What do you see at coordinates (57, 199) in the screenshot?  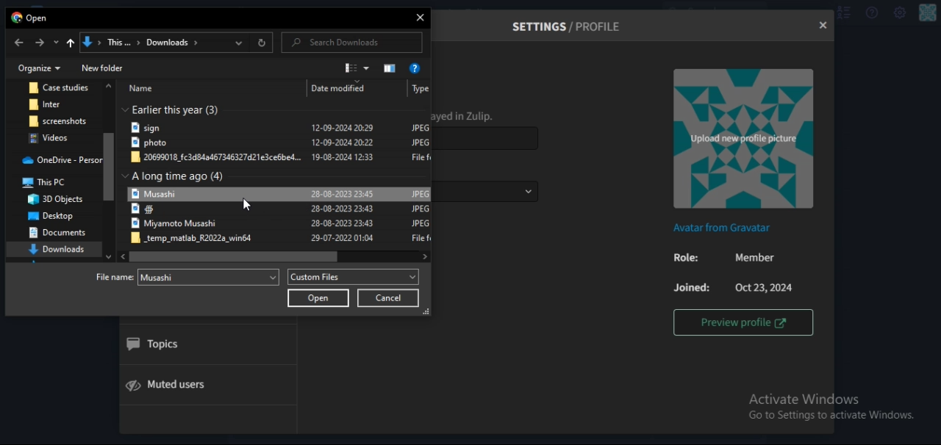 I see `3d objects` at bounding box center [57, 199].